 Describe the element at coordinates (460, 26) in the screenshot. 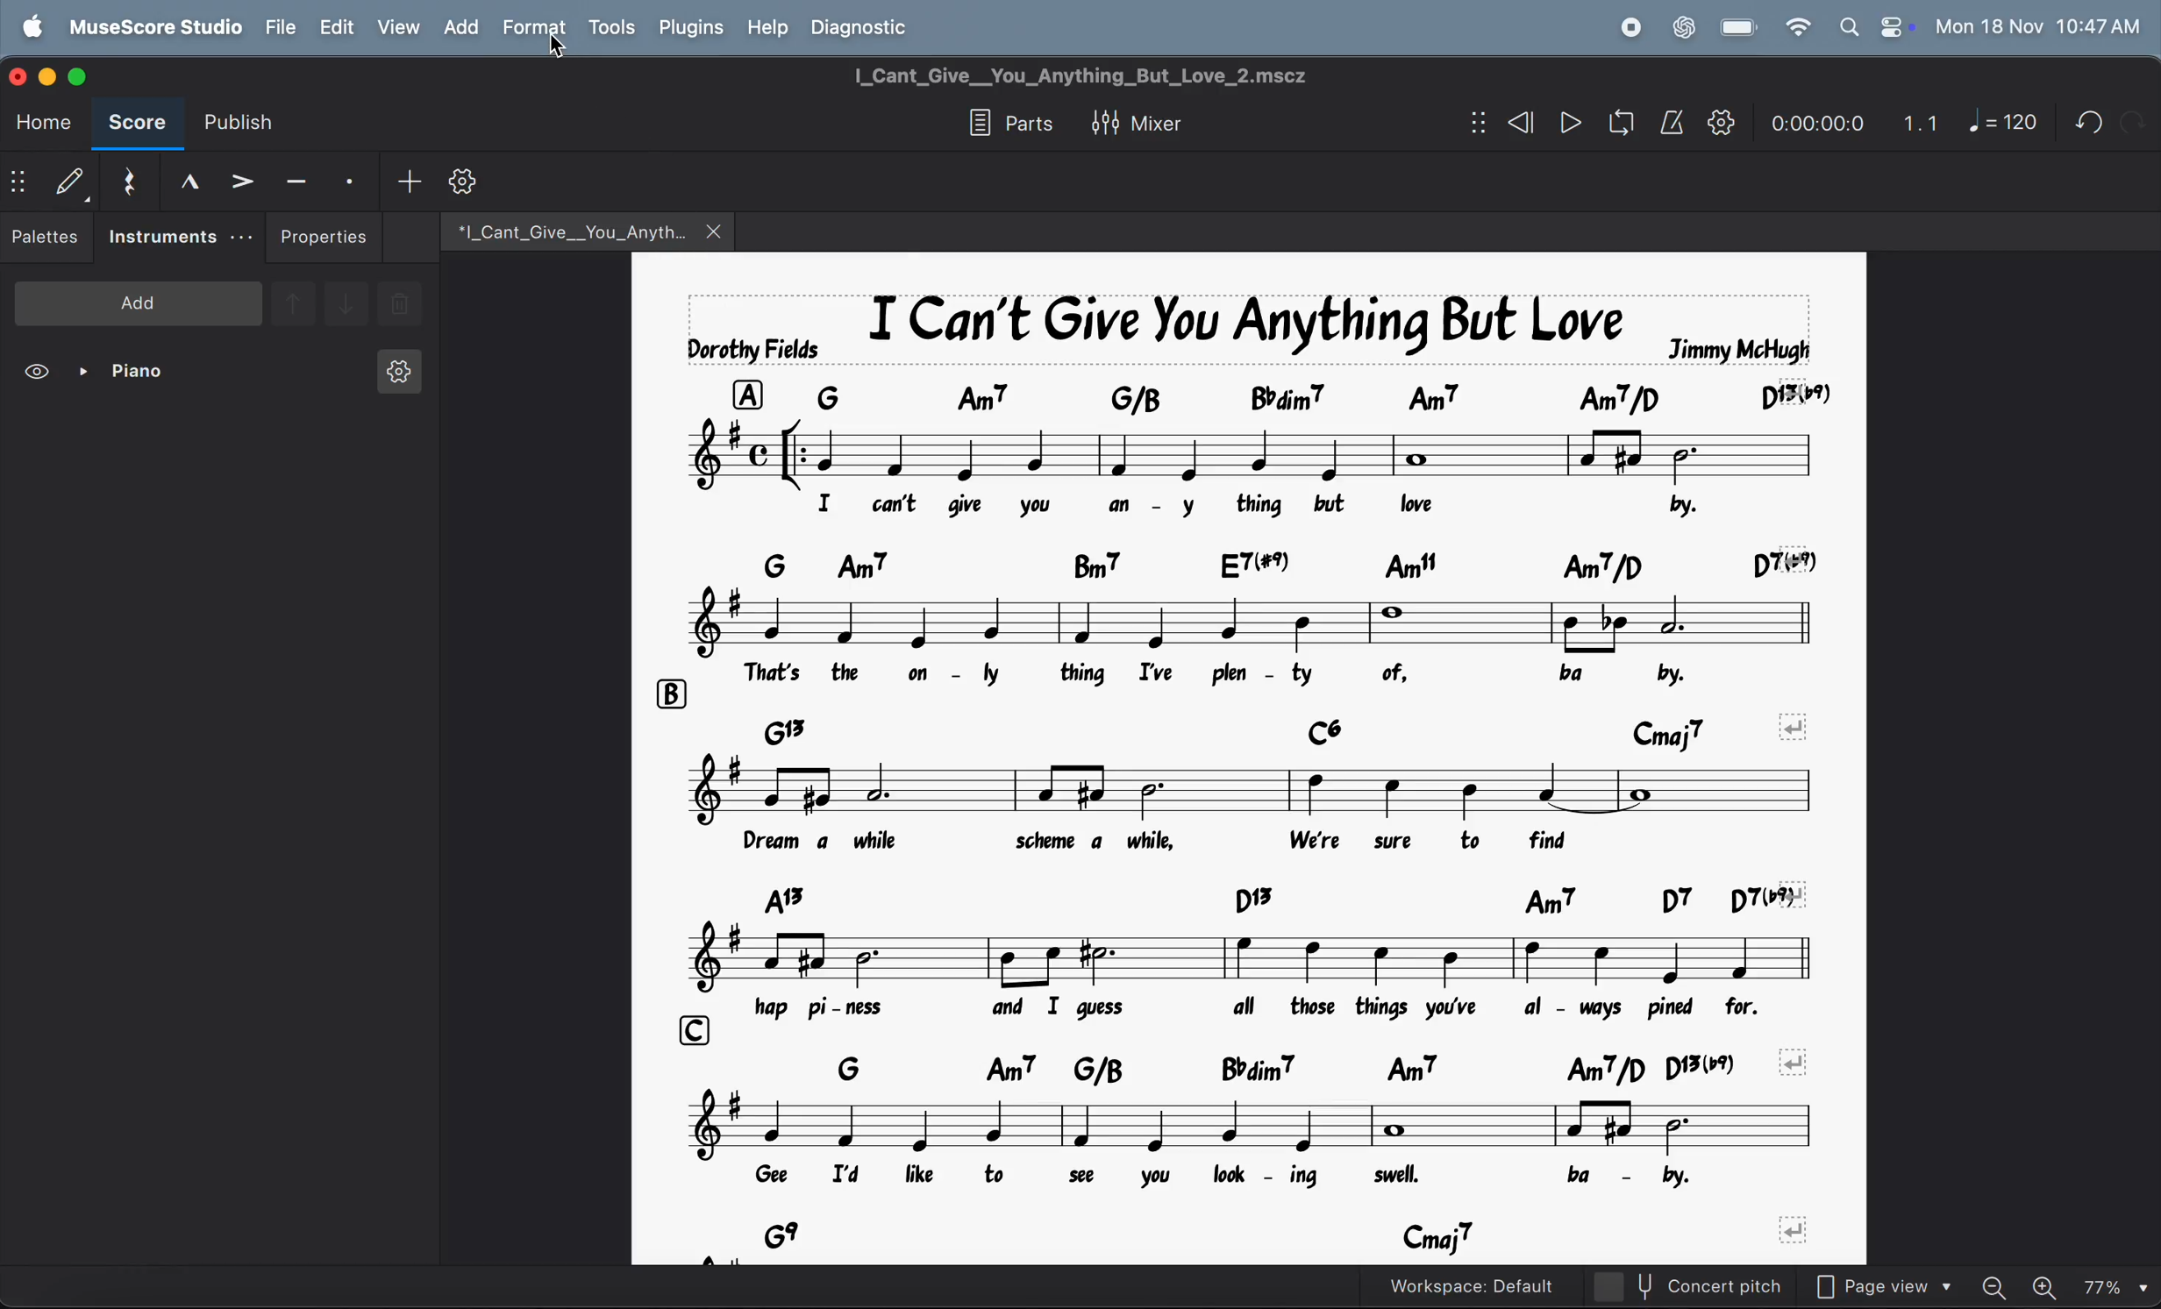

I see `add` at that location.